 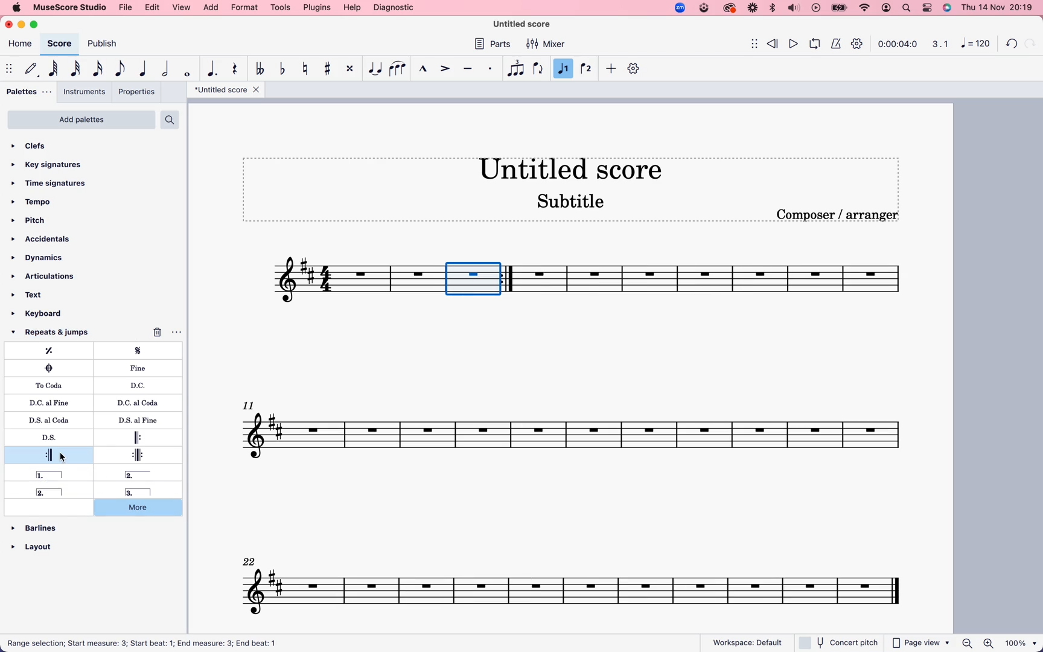 I want to click on date, so click(x=996, y=7).